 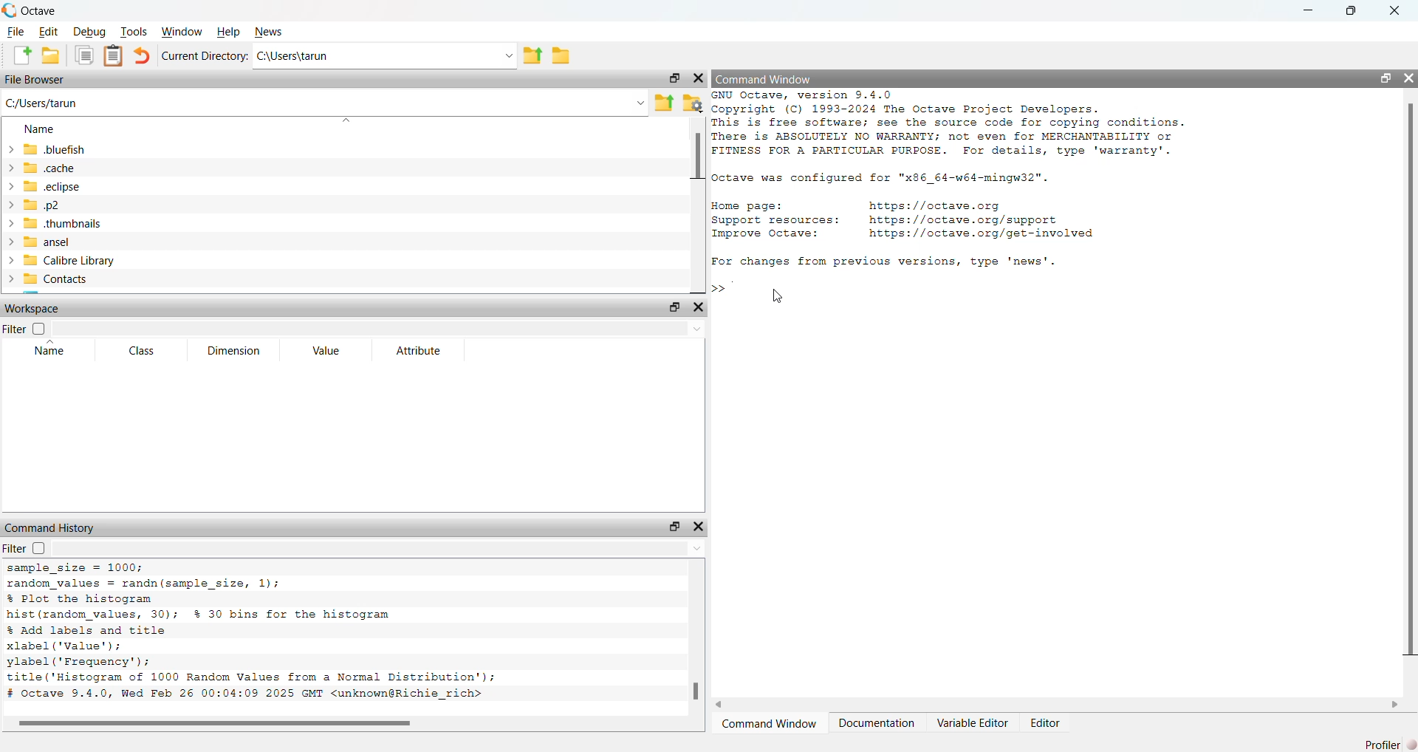 What do you see at coordinates (54, 224) in the screenshot?
I see `.thumbnails` at bounding box center [54, 224].